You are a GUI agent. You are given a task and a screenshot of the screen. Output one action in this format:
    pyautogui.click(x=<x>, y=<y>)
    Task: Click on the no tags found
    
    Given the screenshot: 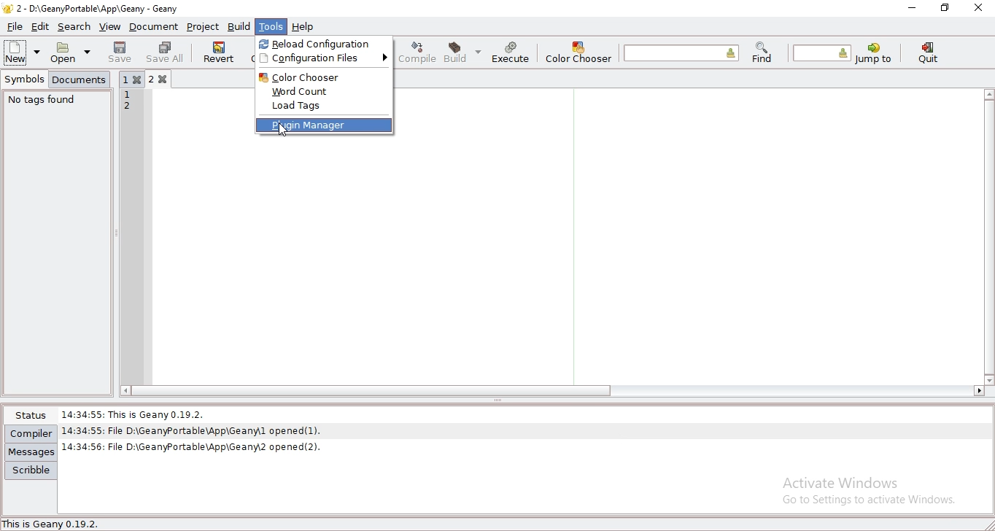 What is the action you would take?
    pyautogui.click(x=42, y=100)
    